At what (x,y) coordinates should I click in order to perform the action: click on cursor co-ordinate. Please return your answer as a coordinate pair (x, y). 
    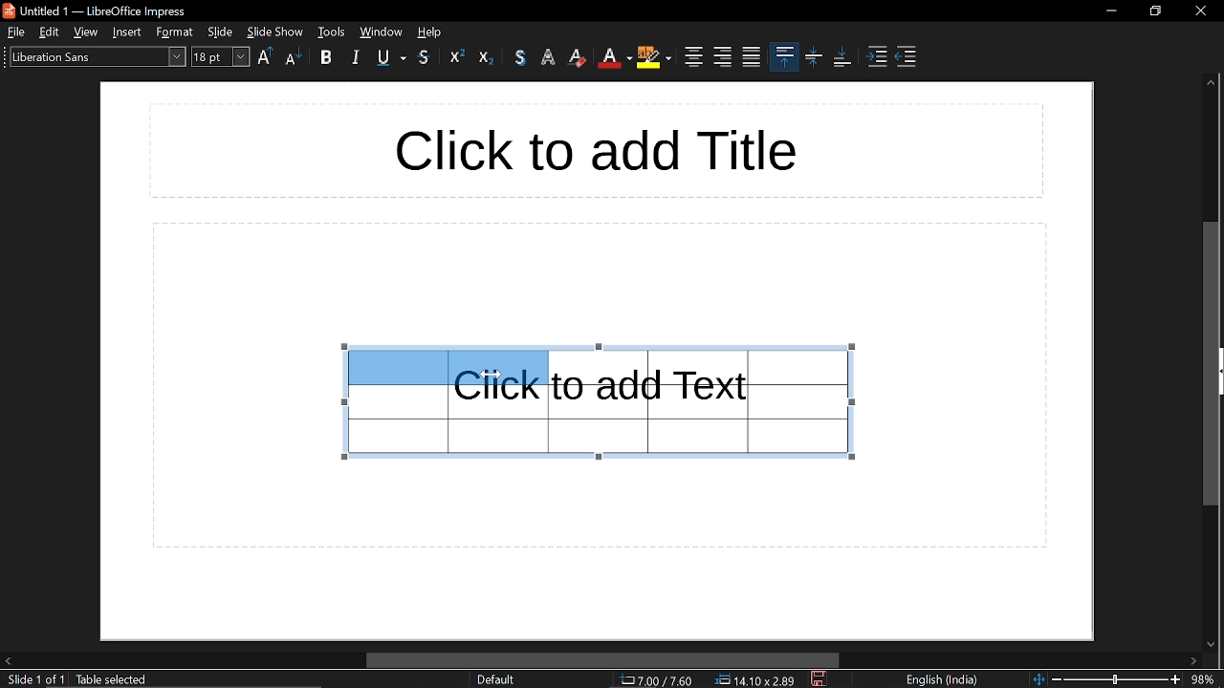
    Looking at the image, I should click on (656, 680).